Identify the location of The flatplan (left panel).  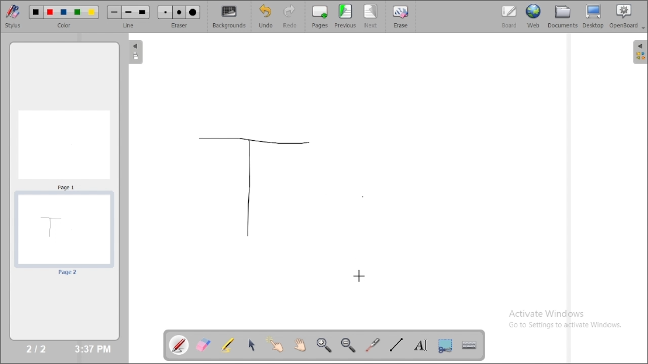
(135, 53).